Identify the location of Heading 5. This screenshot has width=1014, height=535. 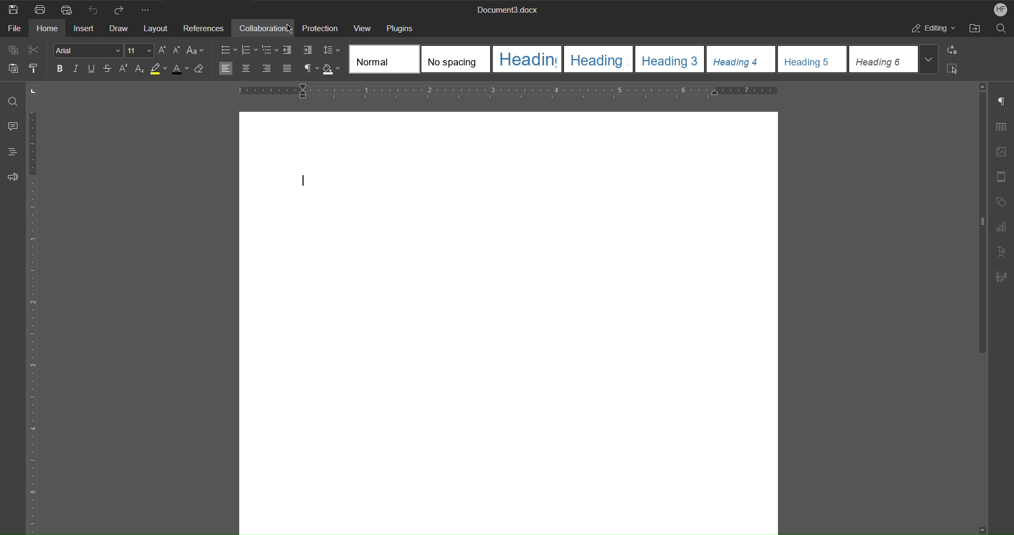
(811, 60).